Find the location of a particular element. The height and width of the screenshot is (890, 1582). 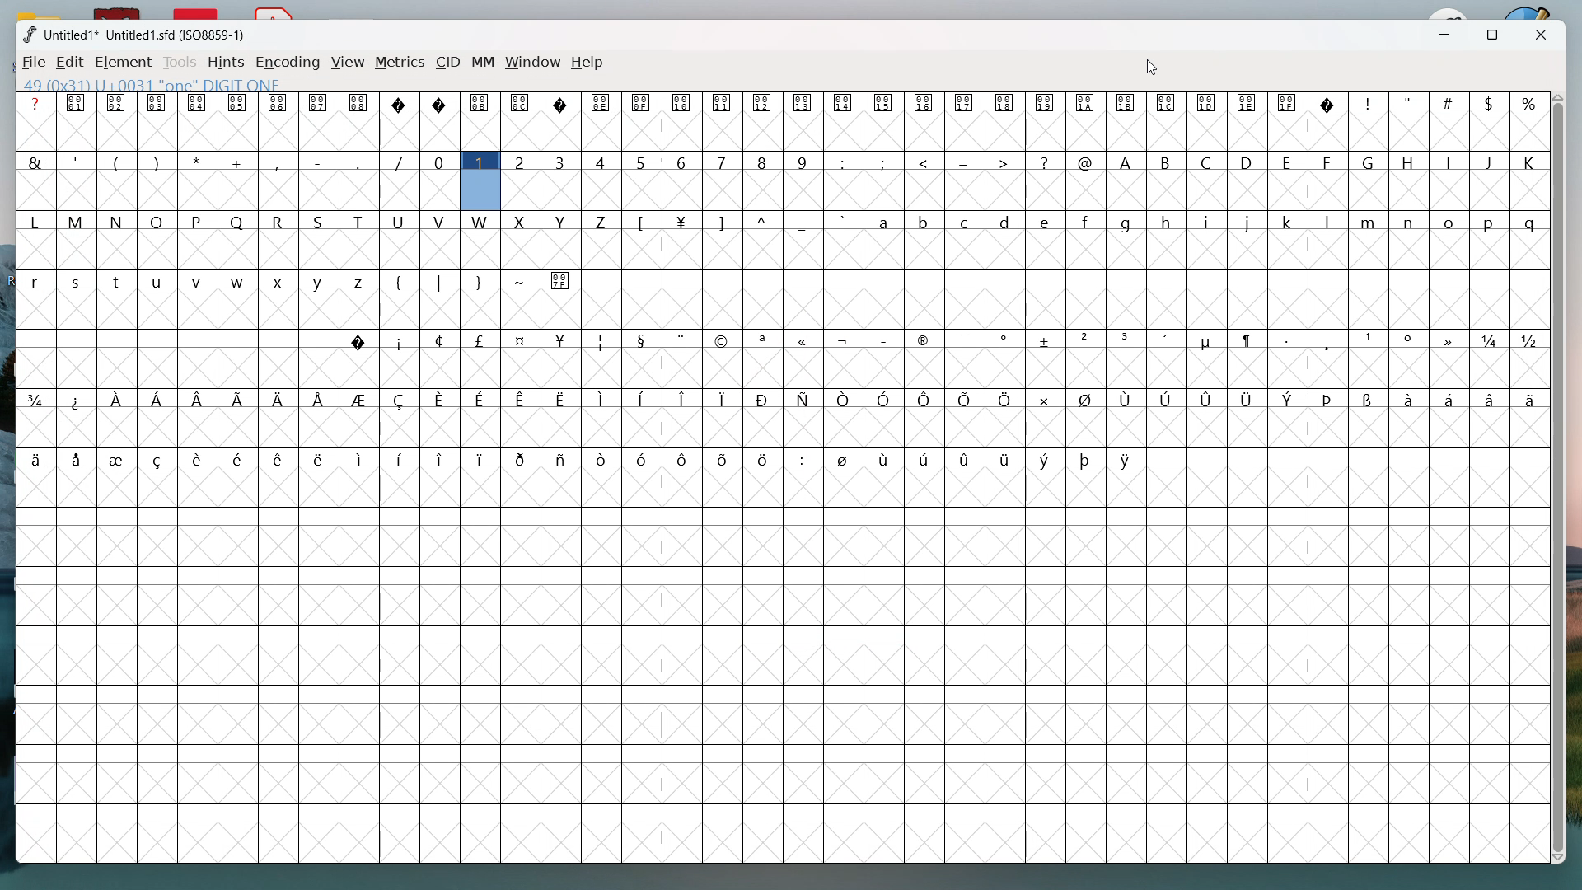

symbol is located at coordinates (804, 397).